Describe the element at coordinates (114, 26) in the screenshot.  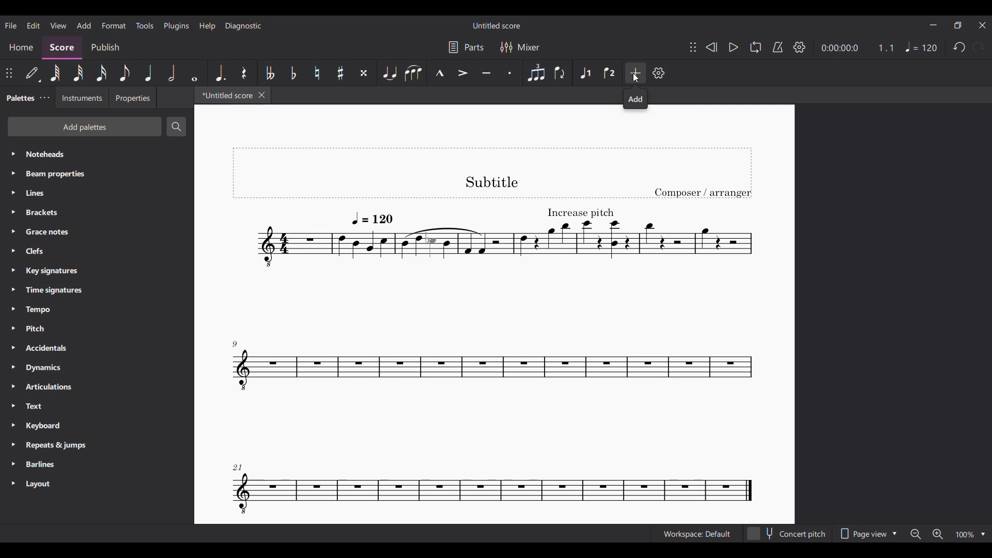
I see `Format menu` at that location.